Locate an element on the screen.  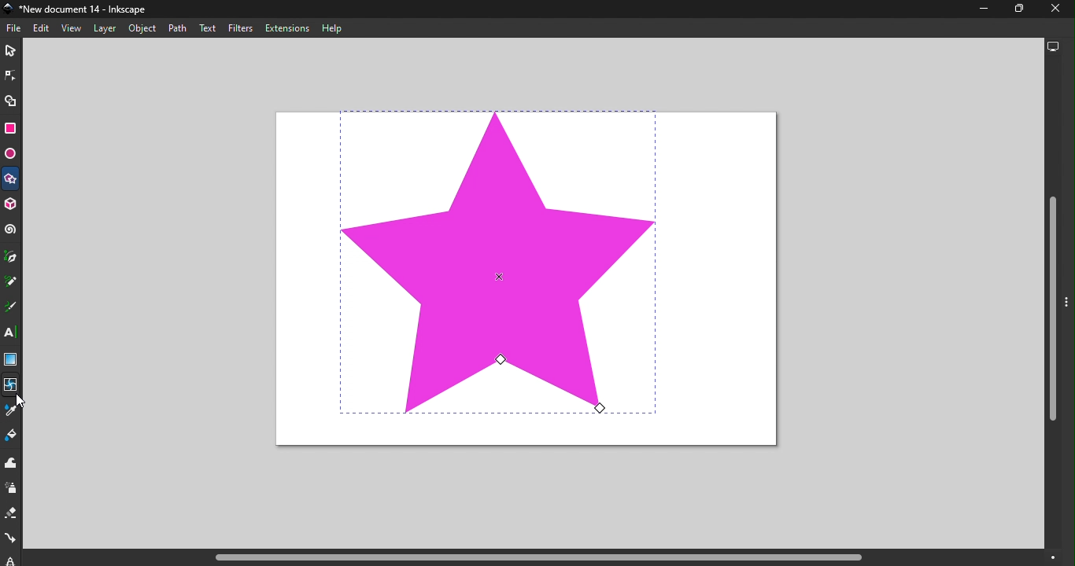
Horizontal scroll bar is located at coordinates (555, 557).